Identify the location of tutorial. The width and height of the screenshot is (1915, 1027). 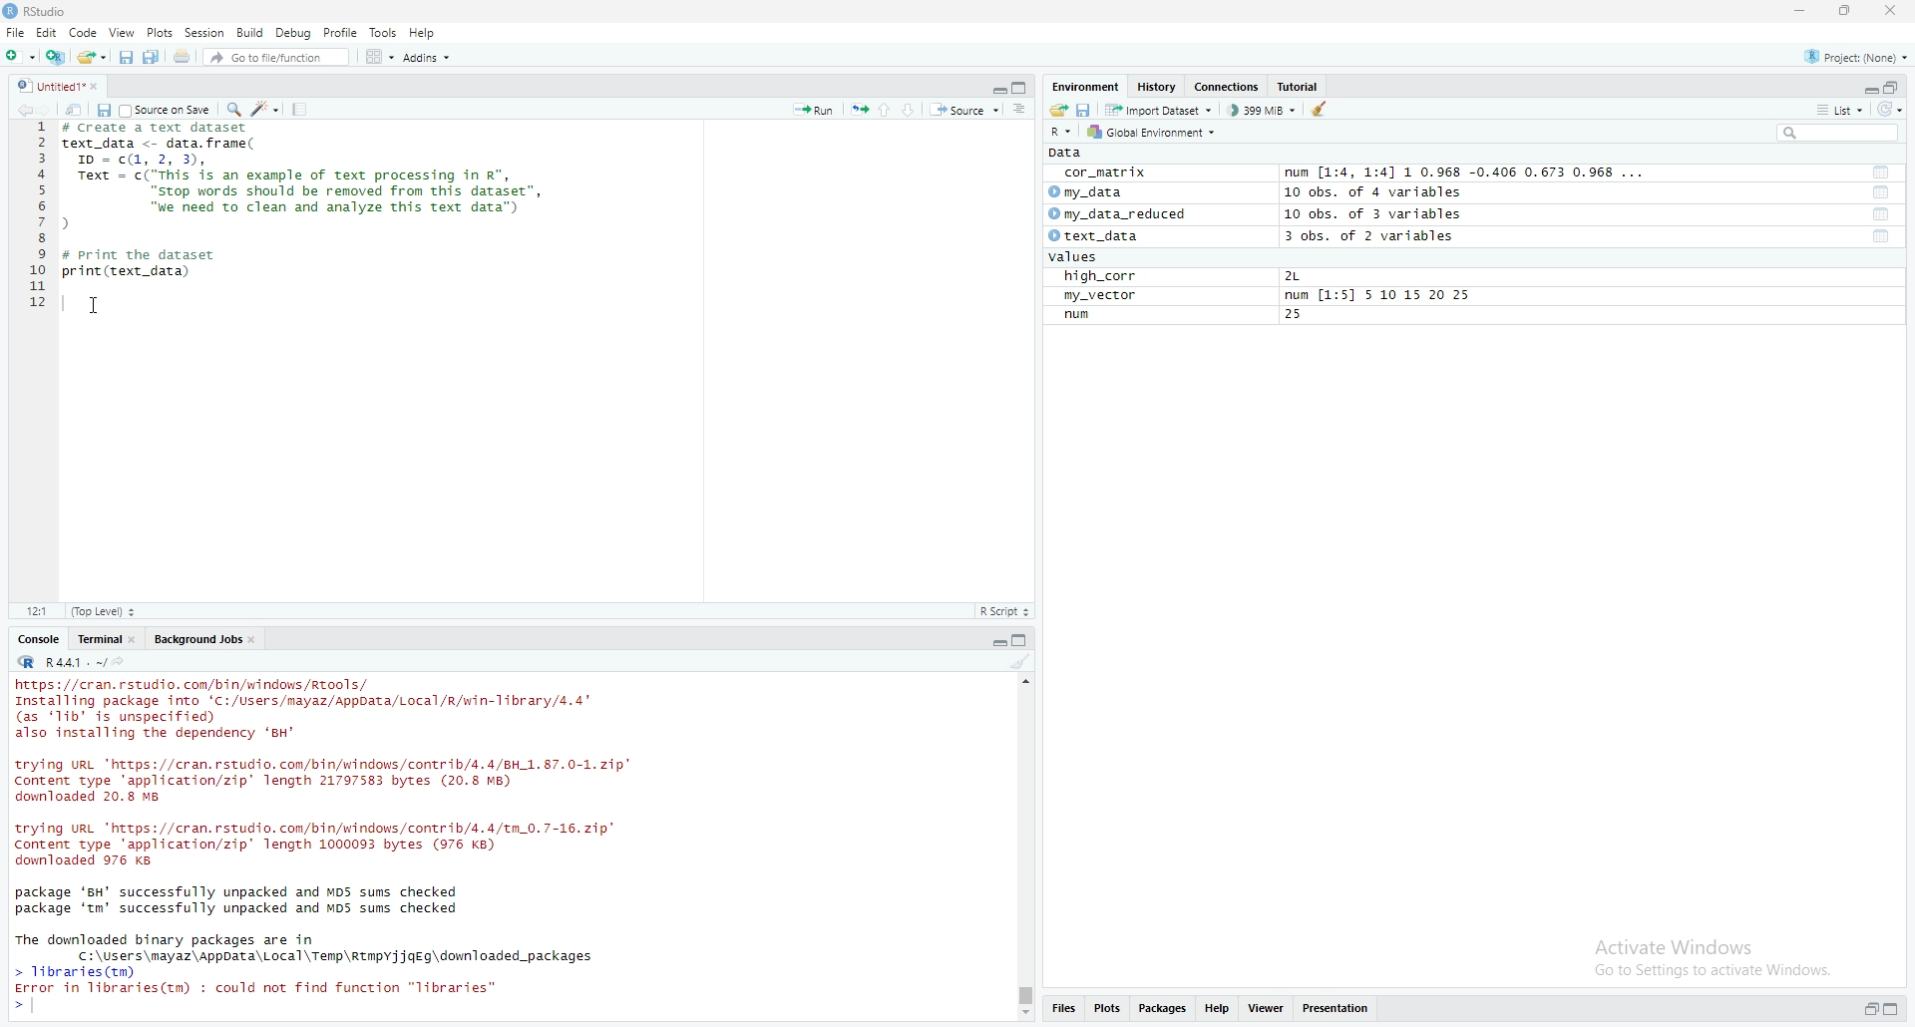
(1298, 87).